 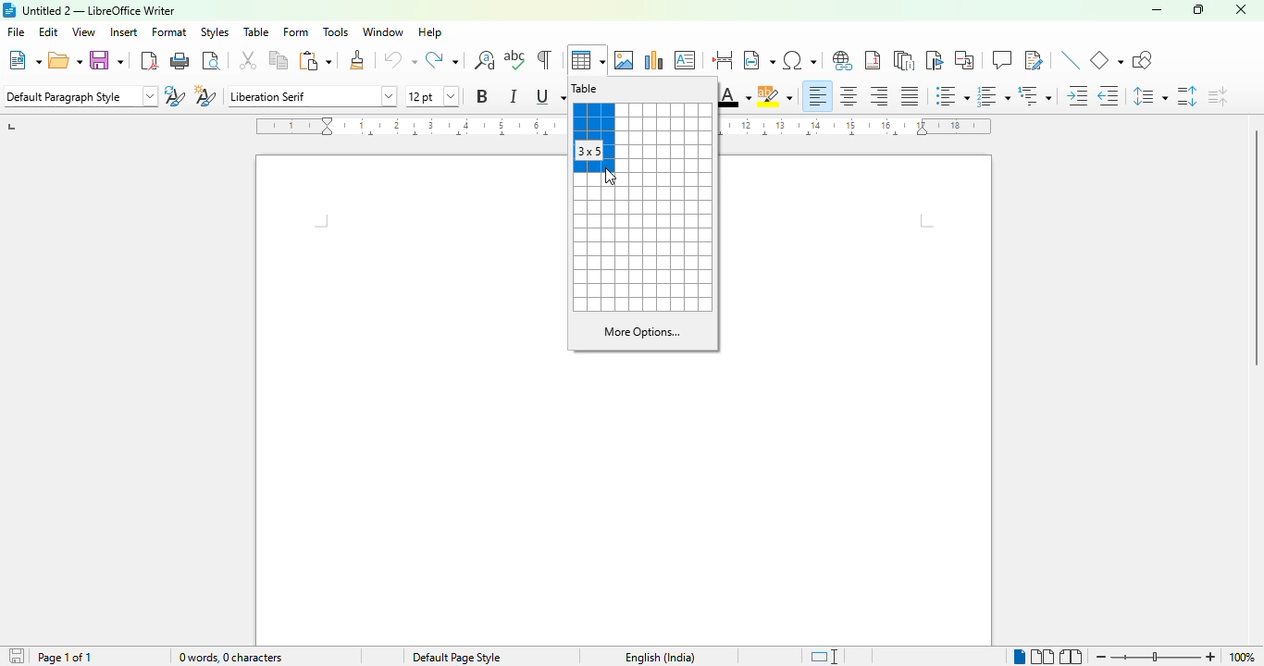 I want to click on font size, so click(x=431, y=96).